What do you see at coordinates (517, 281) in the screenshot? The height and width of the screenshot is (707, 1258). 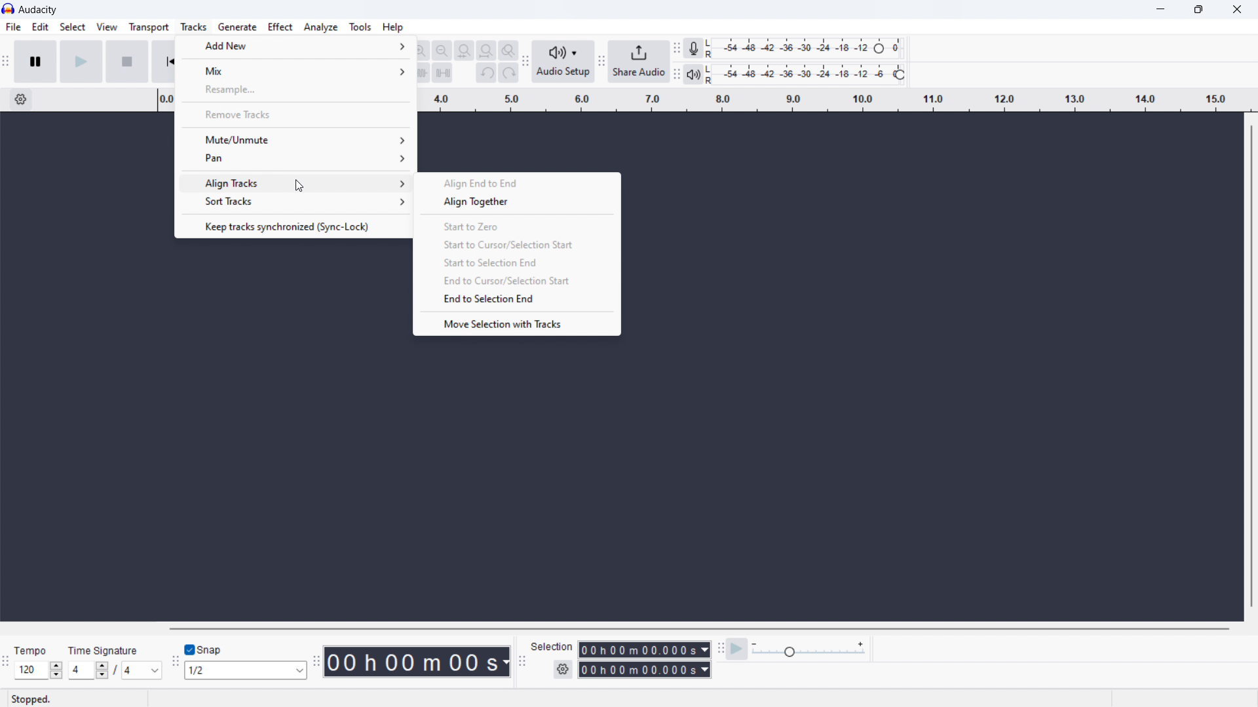 I see `end to cursor/selection start` at bounding box center [517, 281].